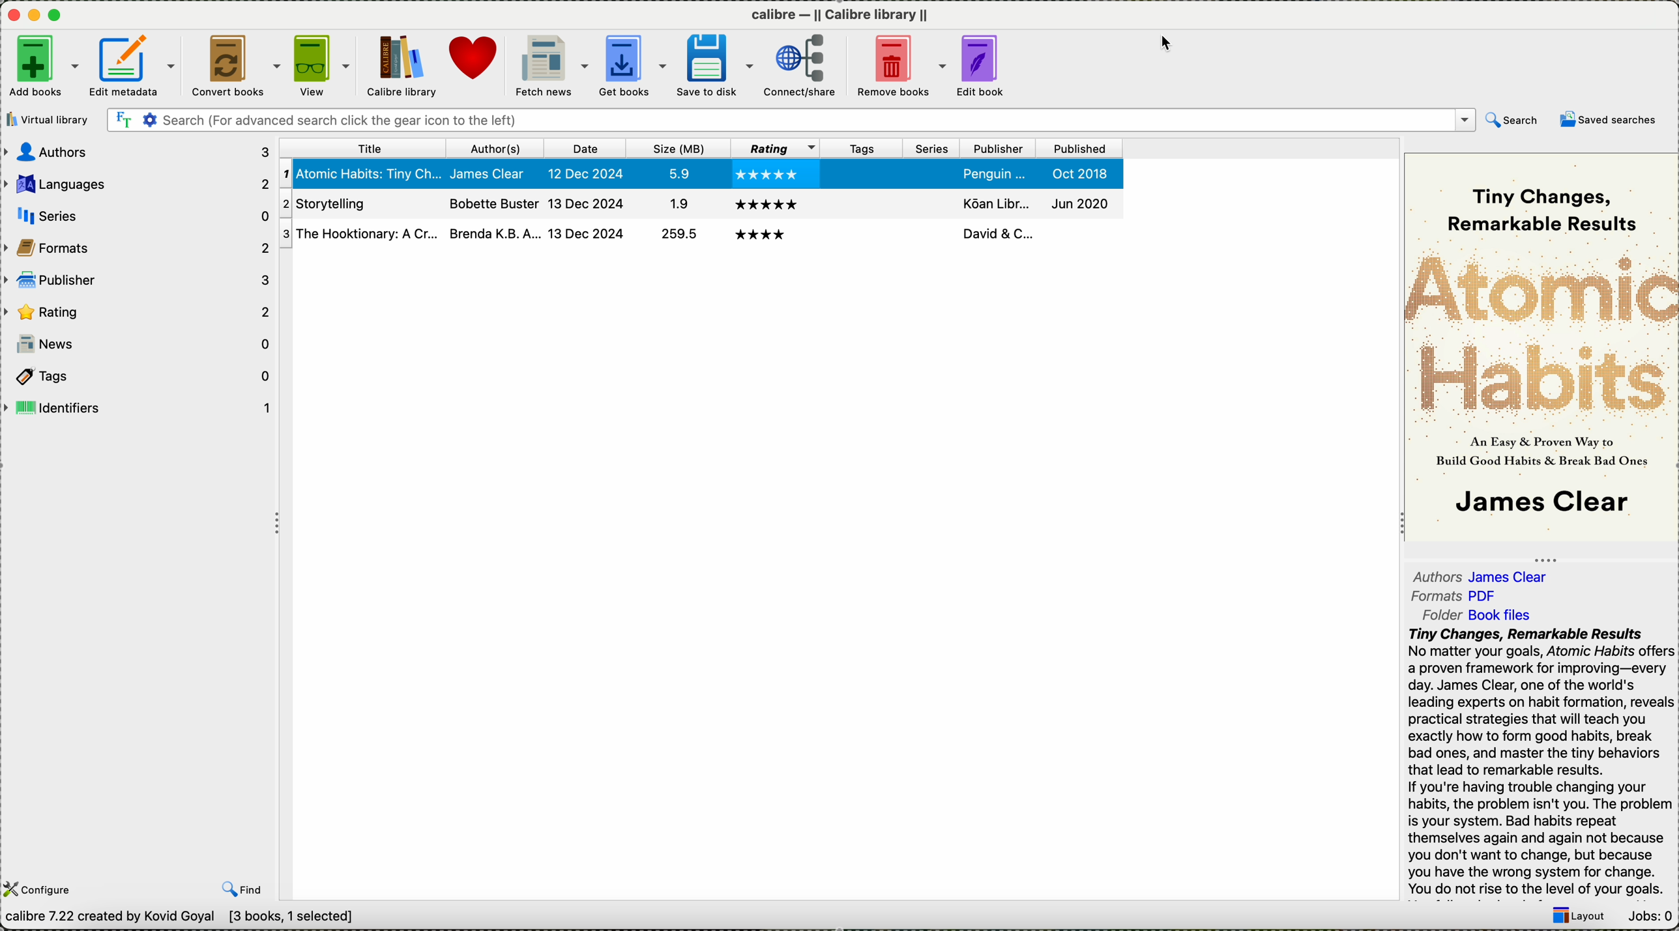 This screenshot has height=931, width=1679. I want to click on Layout, so click(1573, 918).